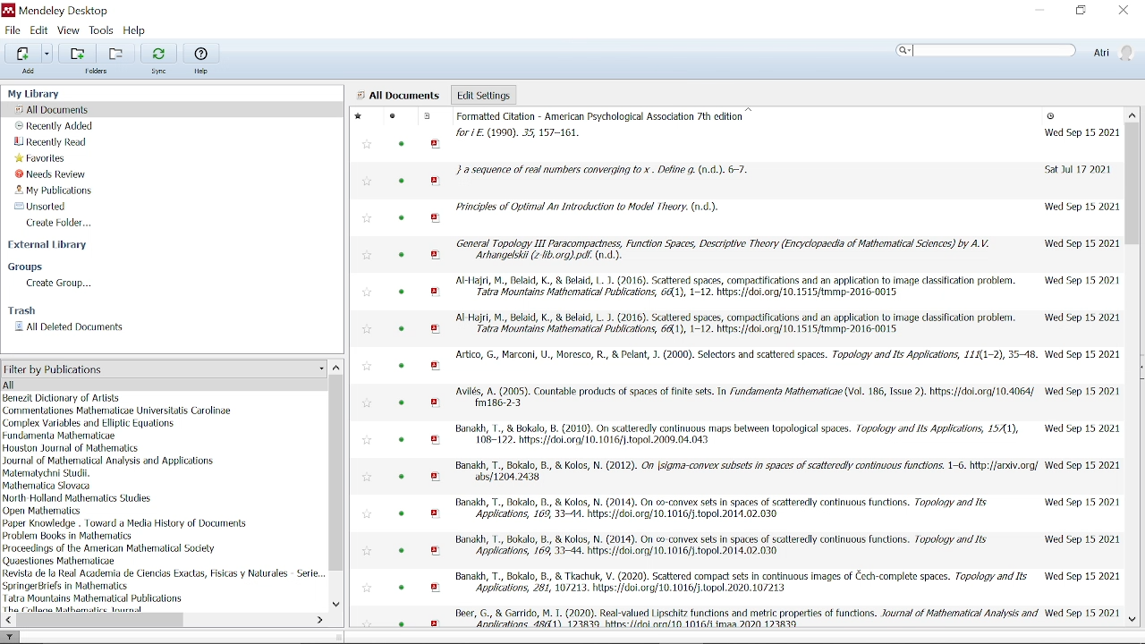 Image resolution: width=1145 pixels, height=644 pixels. Describe the element at coordinates (369, 293) in the screenshot. I see `favourite` at that location.